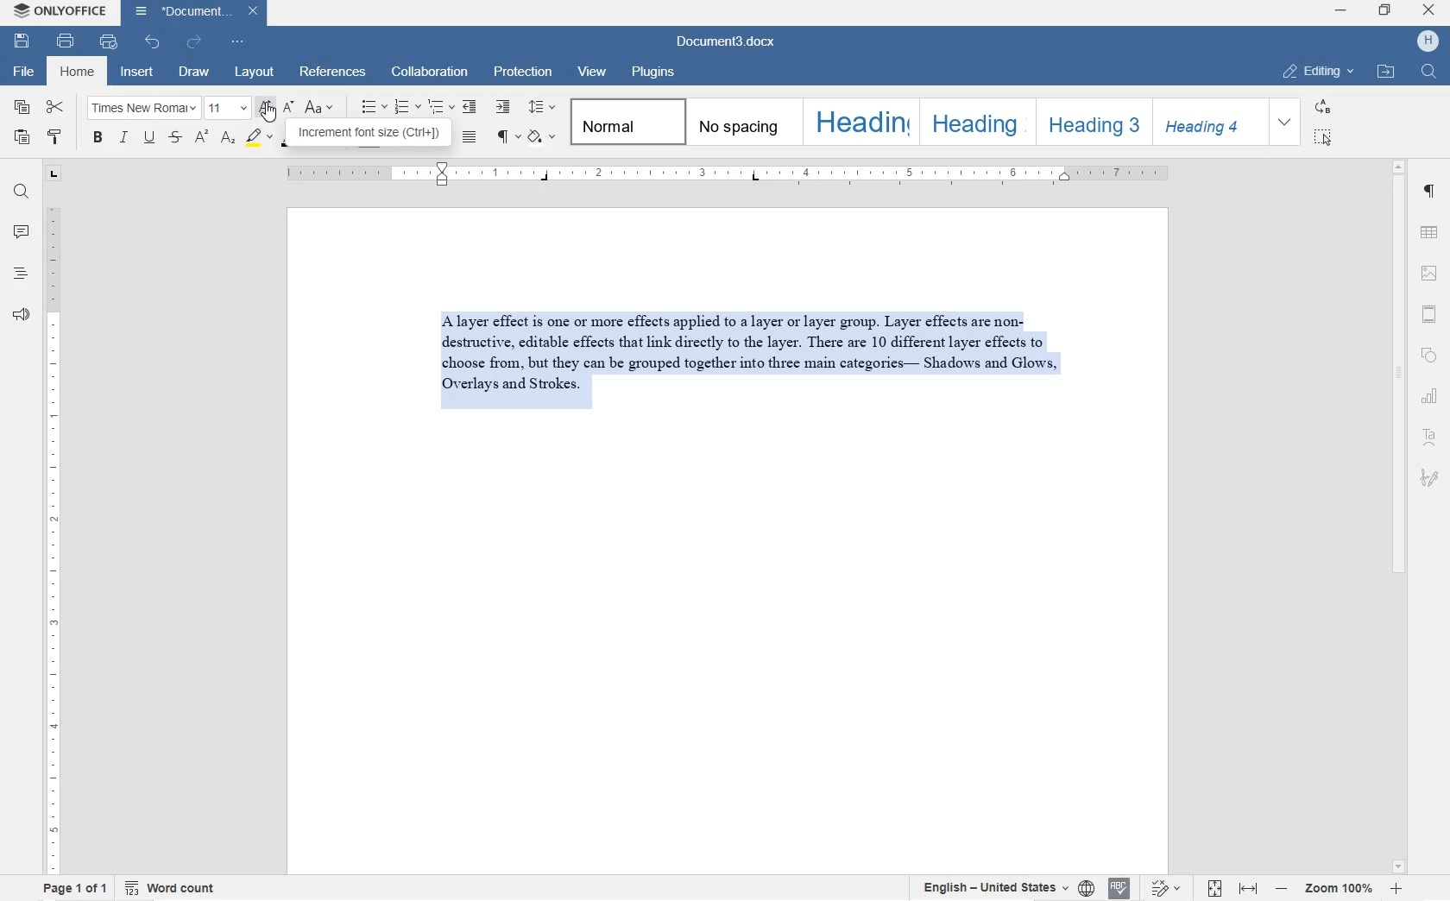 The image size is (1450, 901). What do you see at coordinates (542, 108) in the screenshot?
I see `PARAGRAPH LINE SPACING` at bounding box center [542, 108].